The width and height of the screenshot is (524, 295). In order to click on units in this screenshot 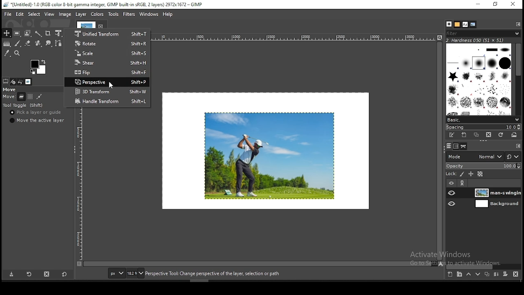, I will do `click(116, 273)`.